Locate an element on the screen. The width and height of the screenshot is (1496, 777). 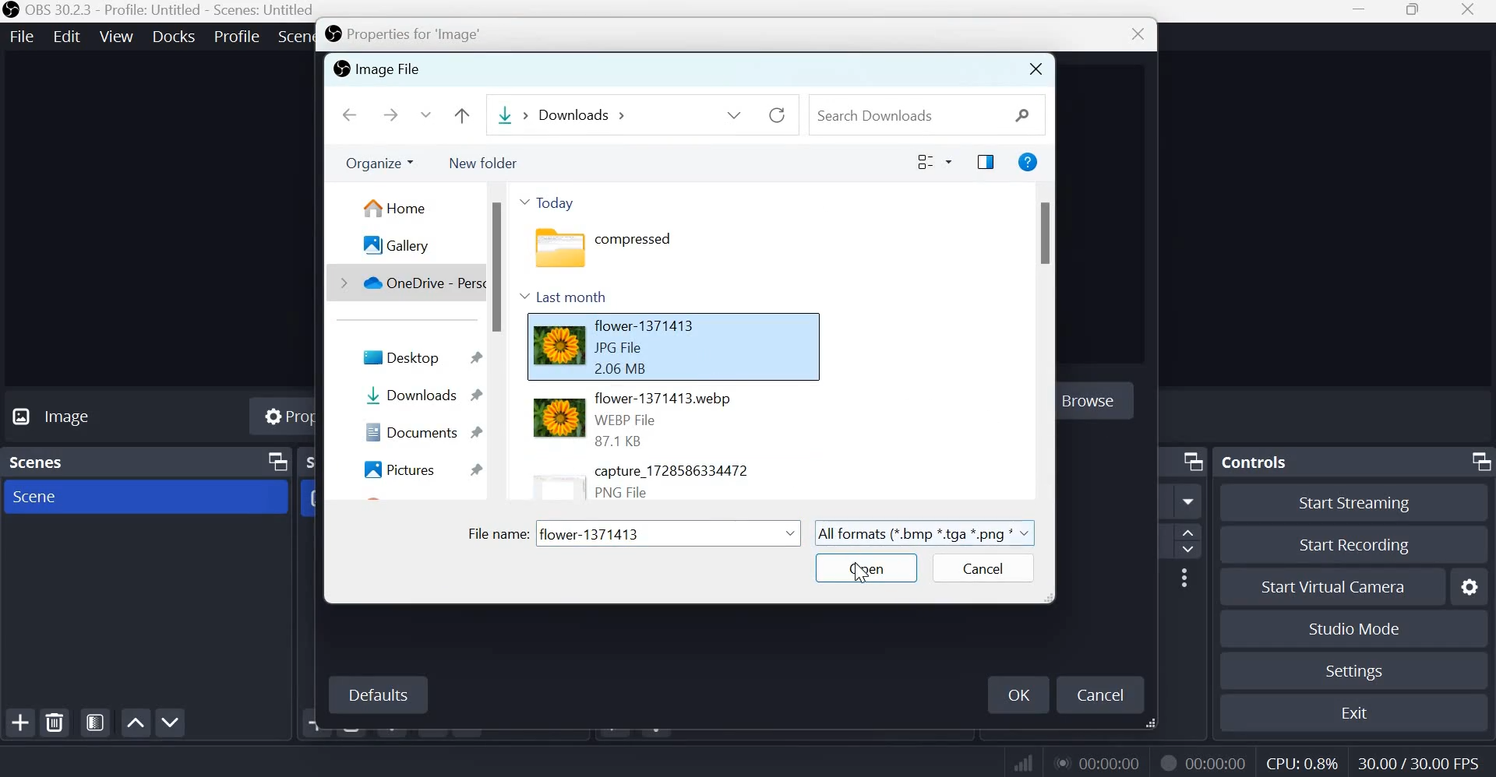
profile is located at coordinates (238, 34).